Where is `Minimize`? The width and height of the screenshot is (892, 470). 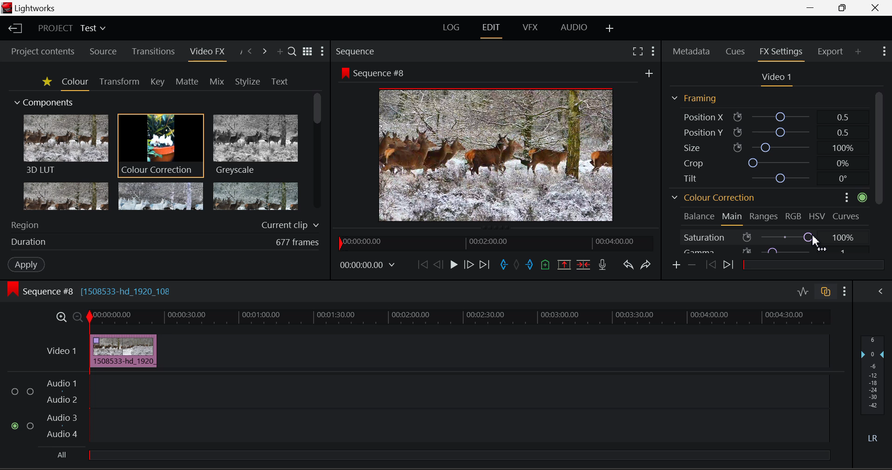 Minimize is located at coordinates (844, 8).